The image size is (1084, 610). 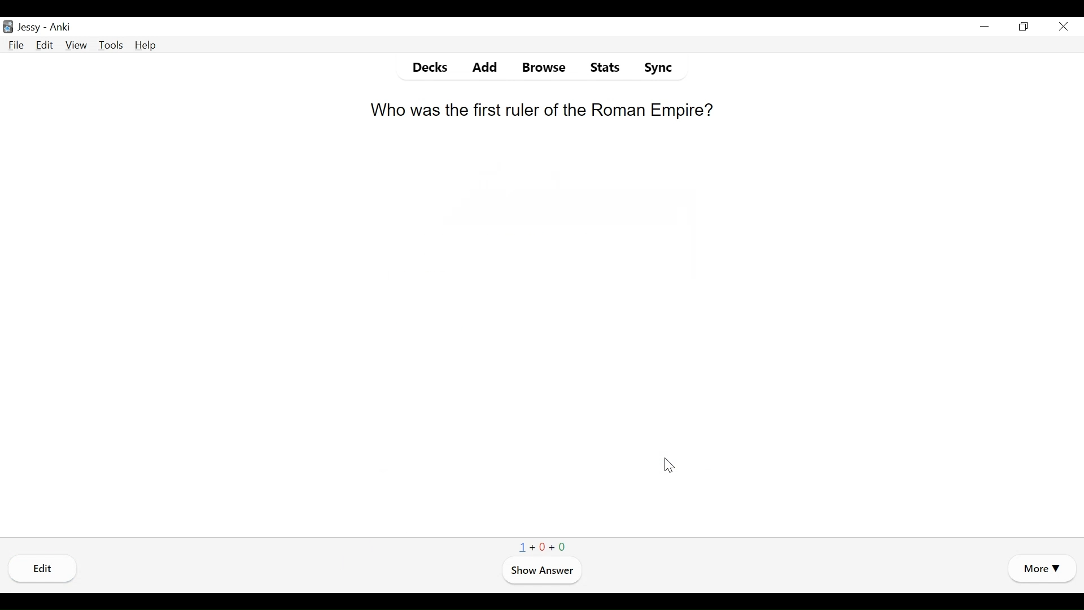 I want to click on Help, so click(x=146, y=46).